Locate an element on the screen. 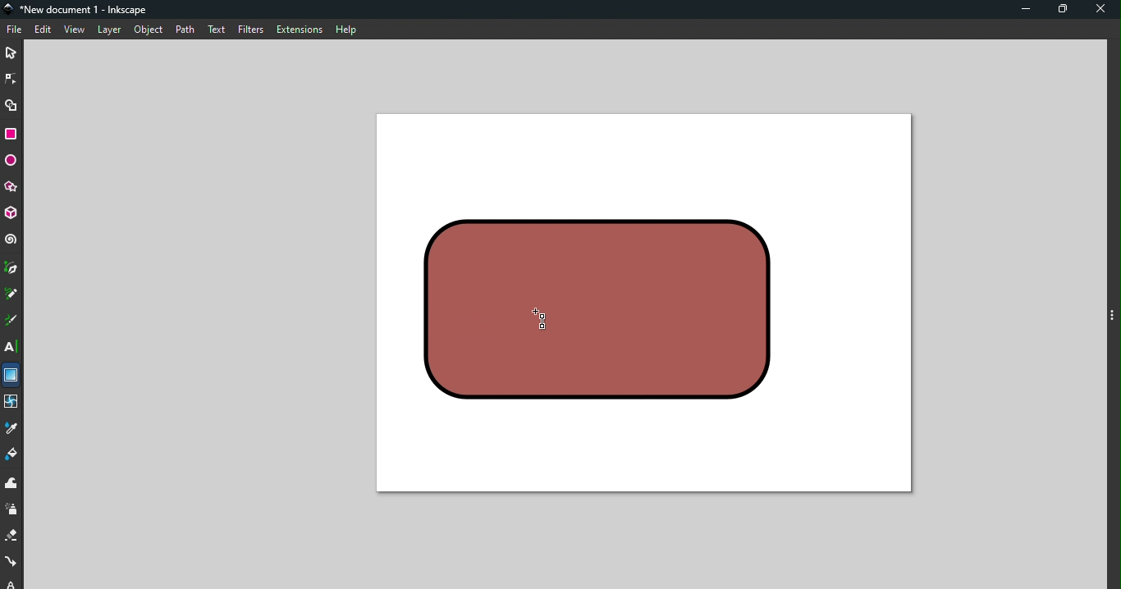 The width and height of the screenshot is (1121, 589). Selector tool is located at coordinates (11, 51).